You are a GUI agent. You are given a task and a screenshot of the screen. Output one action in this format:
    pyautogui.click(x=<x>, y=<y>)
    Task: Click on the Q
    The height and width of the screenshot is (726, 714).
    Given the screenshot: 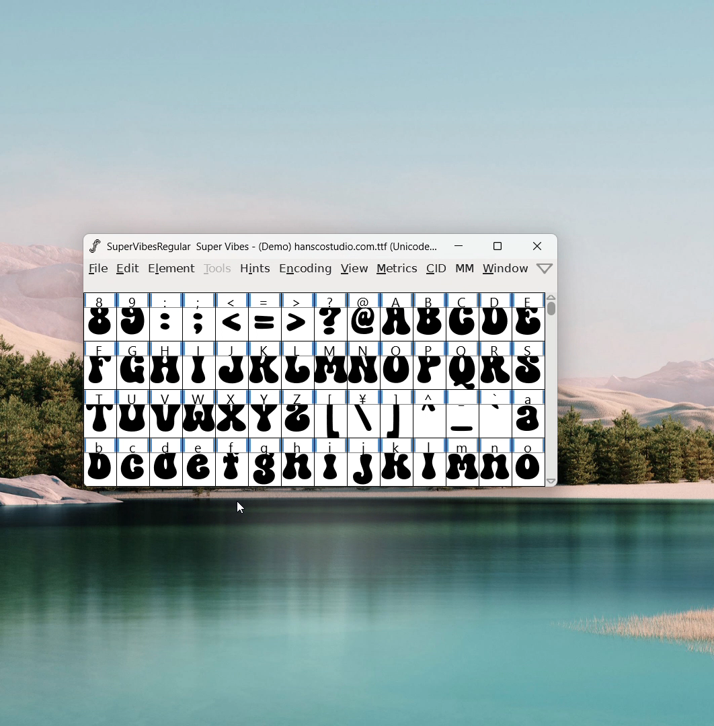 What is the action you would take?
    pyautogui.click(x=463, y=366)
    